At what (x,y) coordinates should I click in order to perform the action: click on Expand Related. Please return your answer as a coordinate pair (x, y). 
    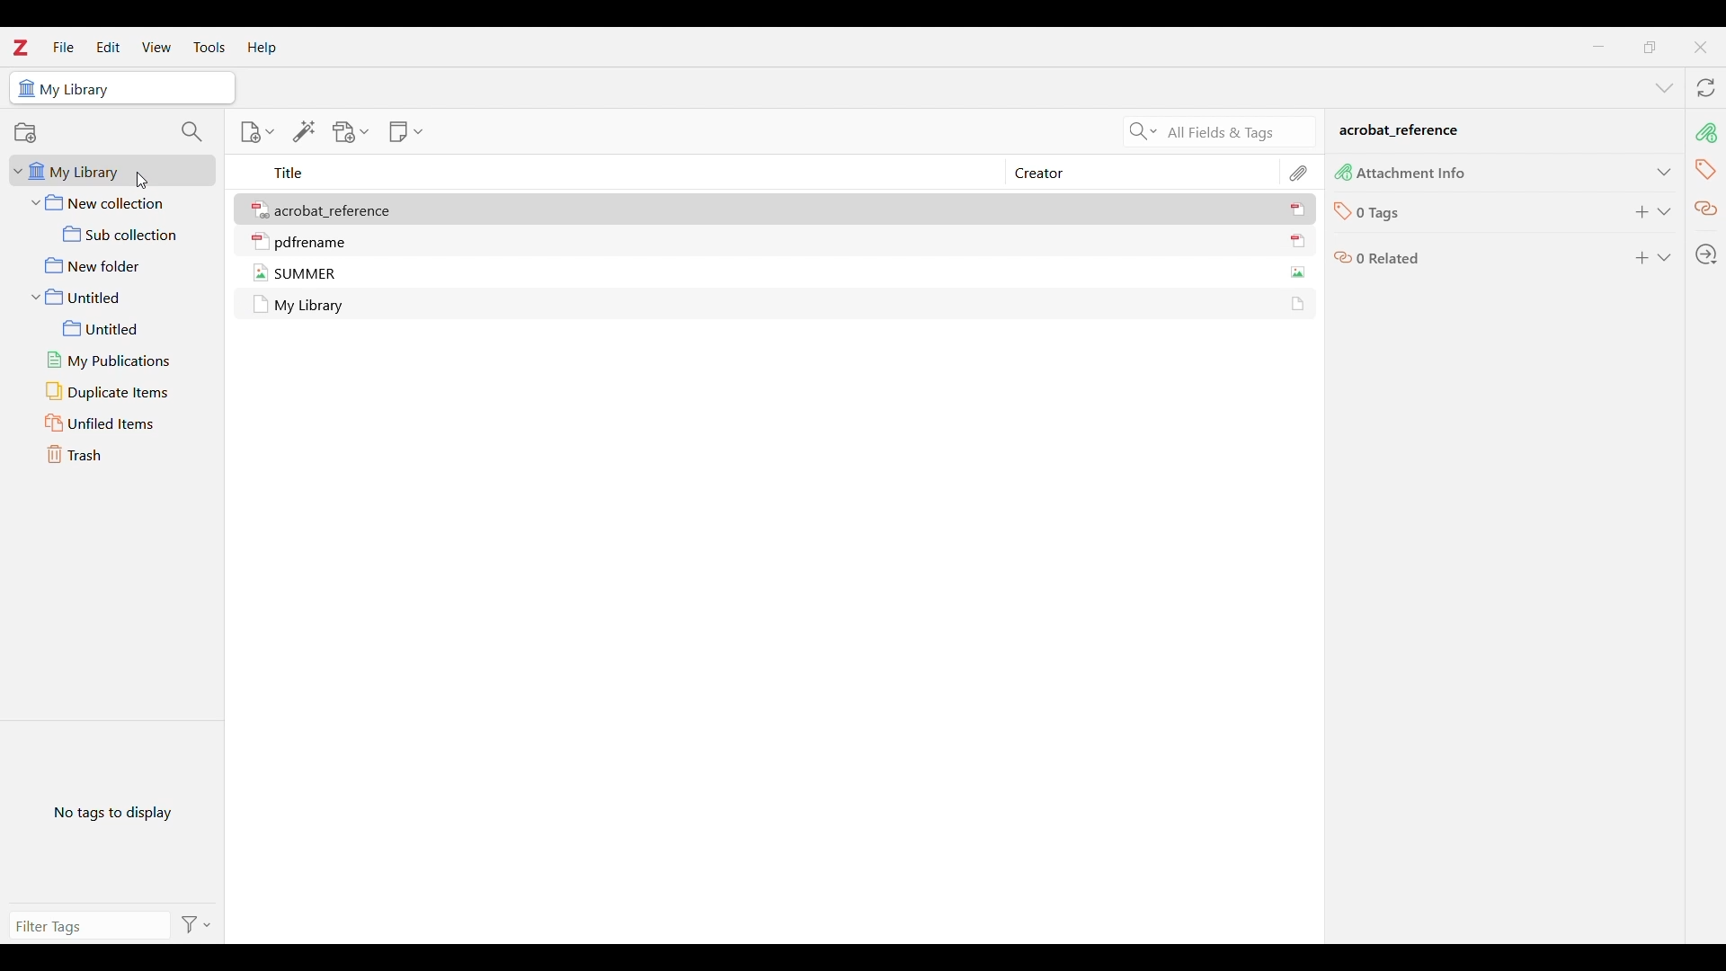
    Looking at the image, I should click on (1664, 257).